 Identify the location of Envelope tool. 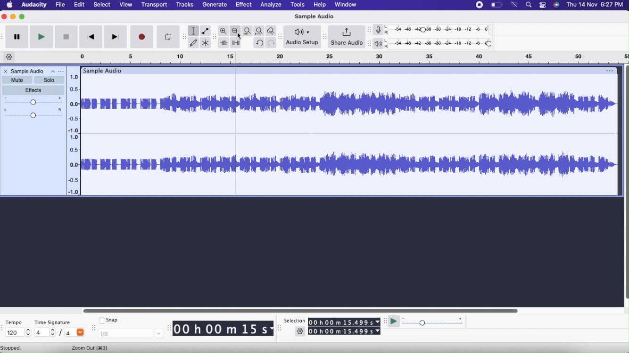
(206, 31).